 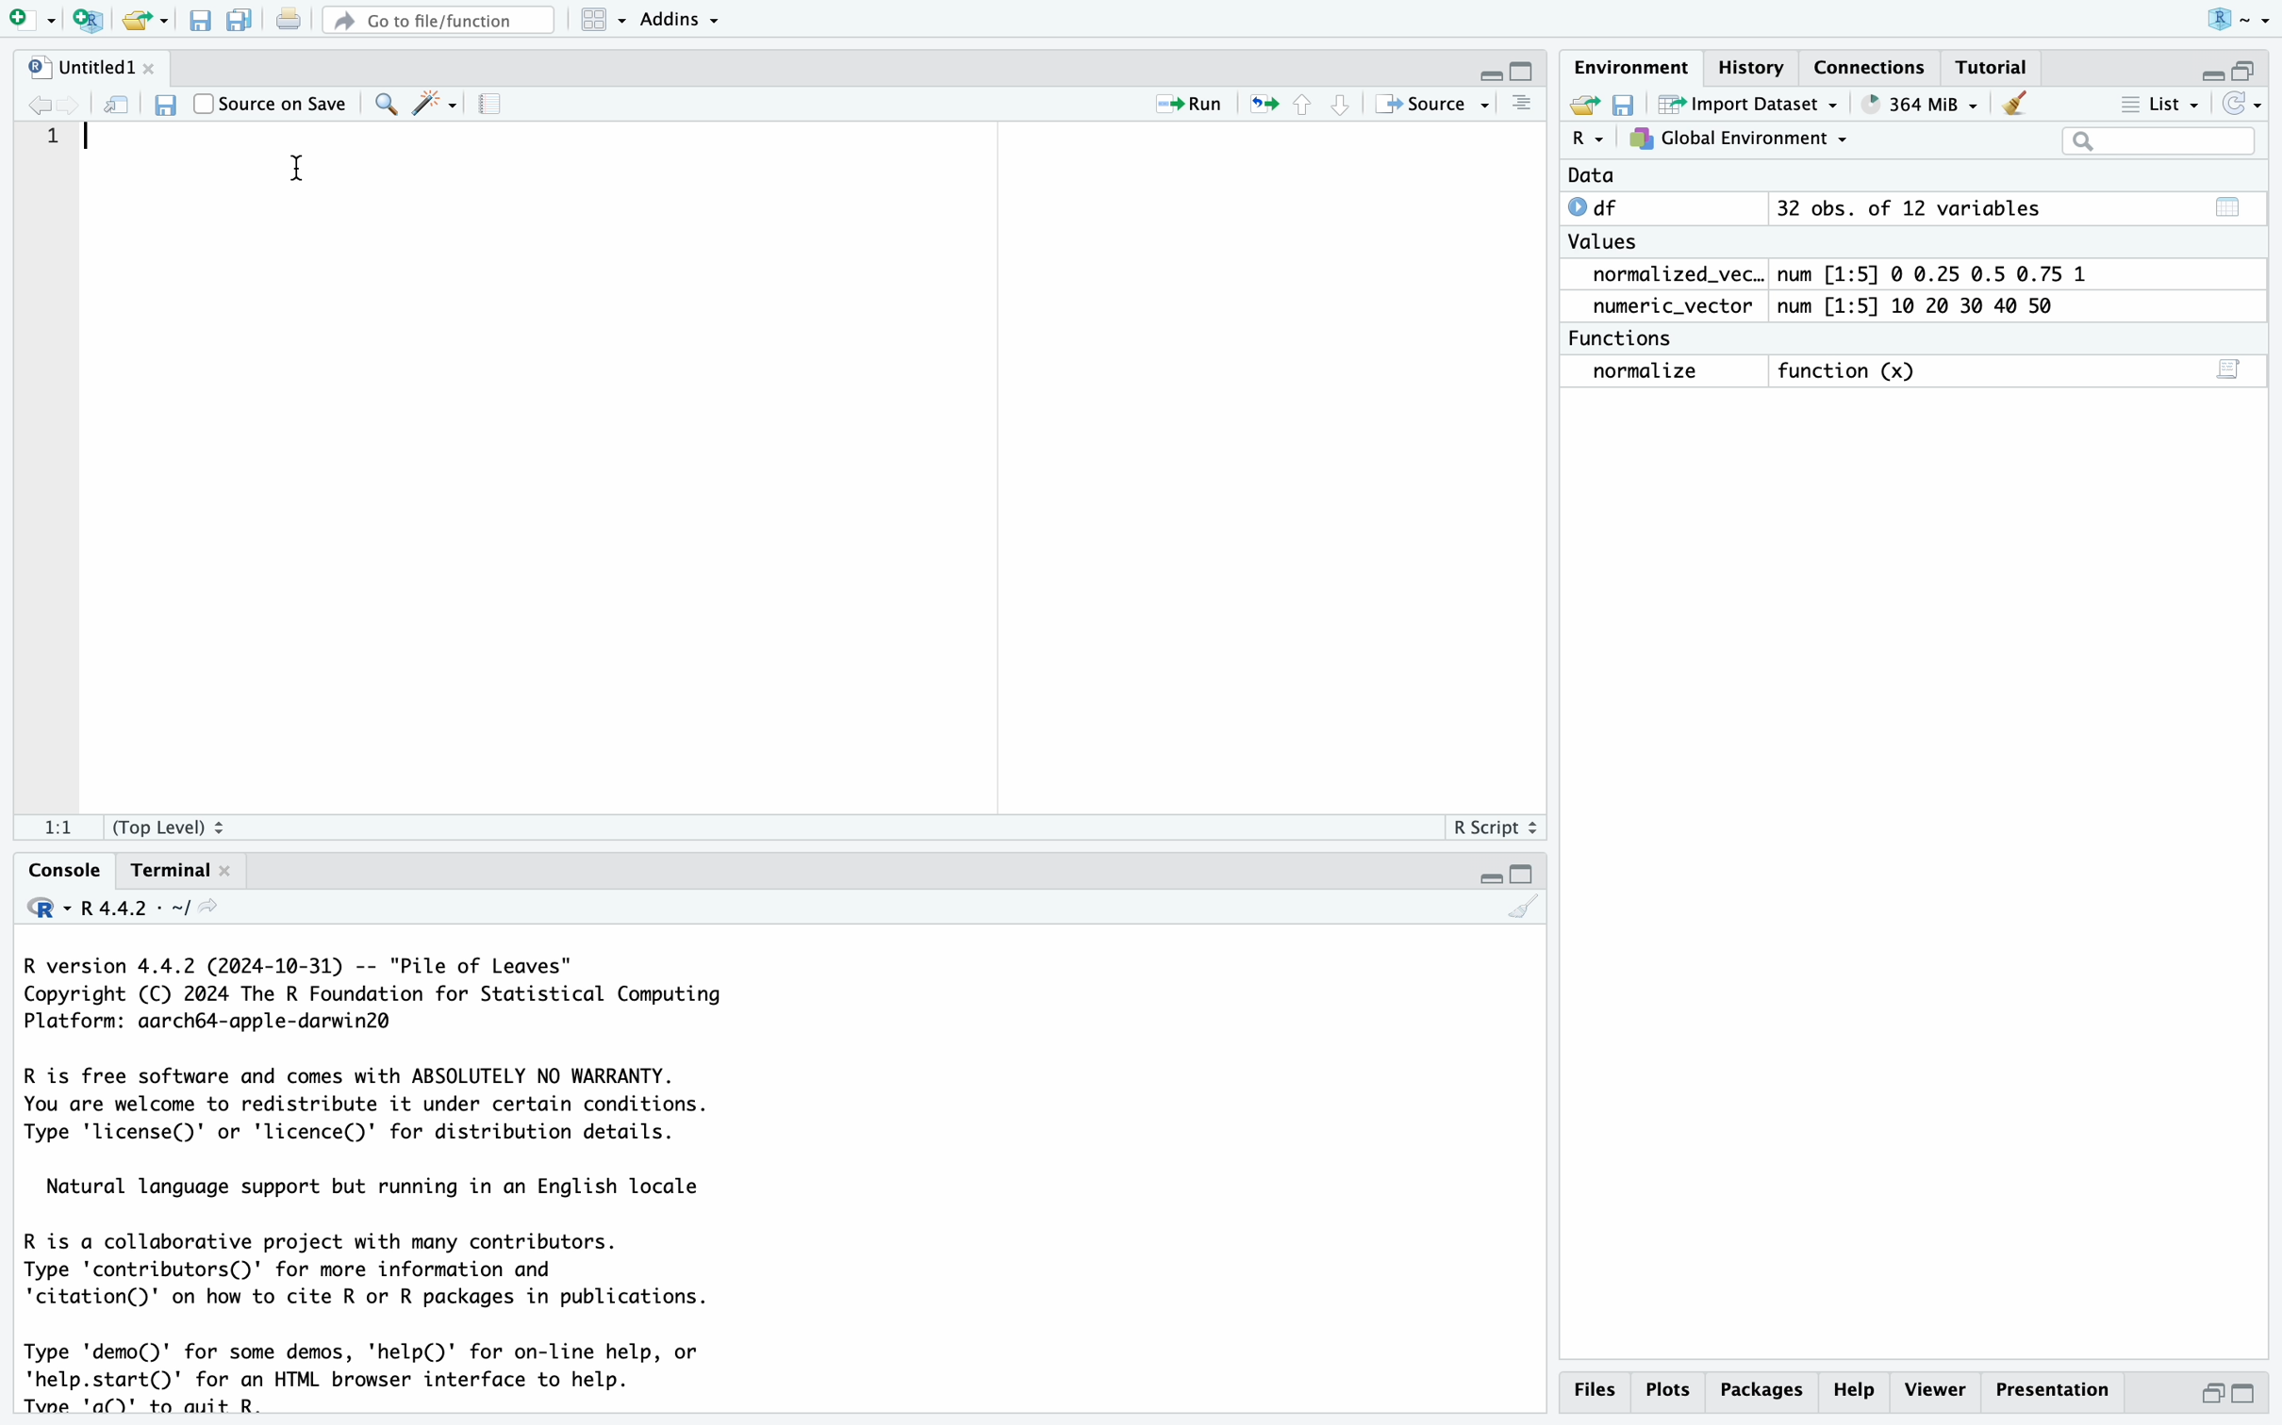 I want to click on Addins, so click(x=682, y=18).